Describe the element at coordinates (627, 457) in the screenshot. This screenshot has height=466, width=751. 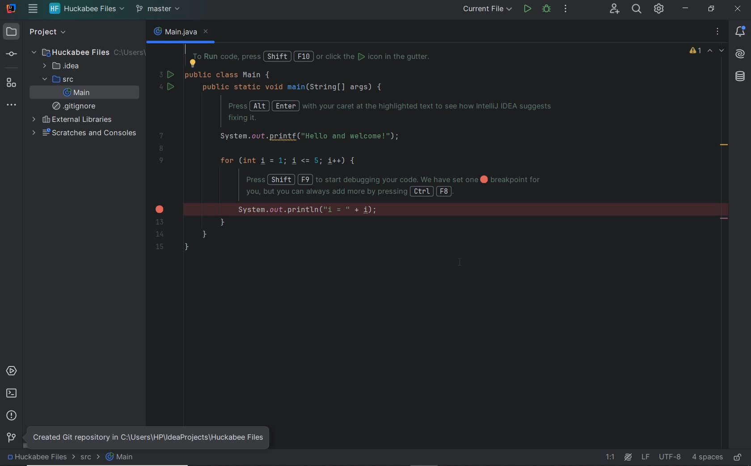
I see `ai assistant` at that location.